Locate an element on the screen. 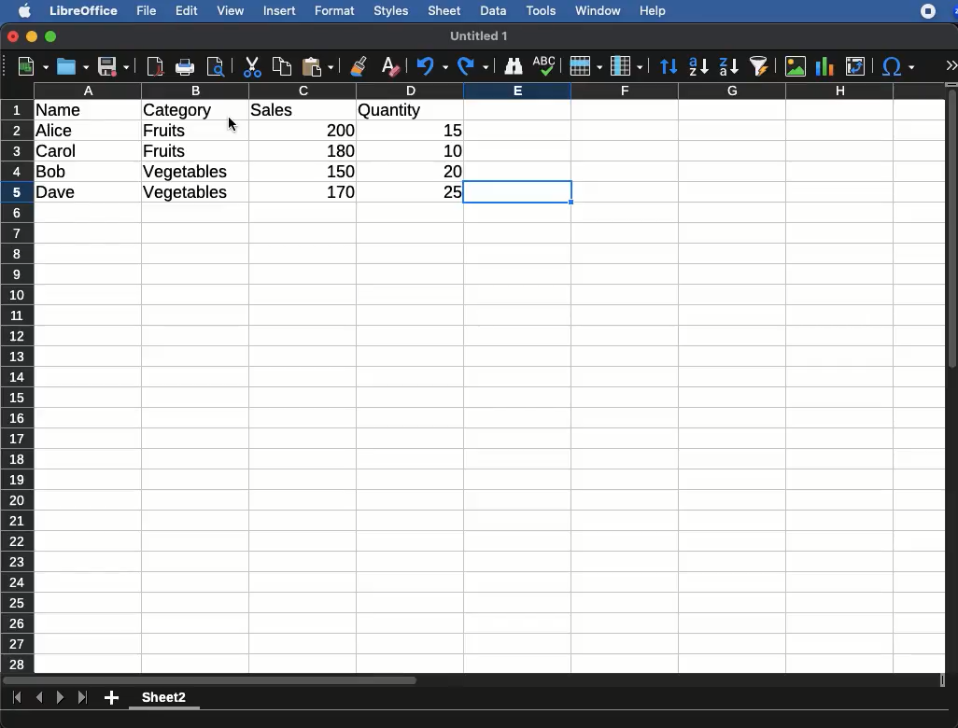  sort is located at coordinates (668, 67).